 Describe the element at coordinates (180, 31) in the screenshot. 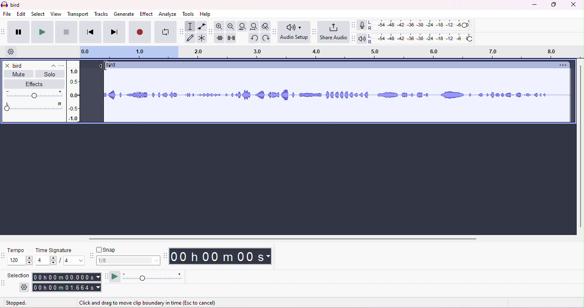

I see `tools tool bar` at that location.